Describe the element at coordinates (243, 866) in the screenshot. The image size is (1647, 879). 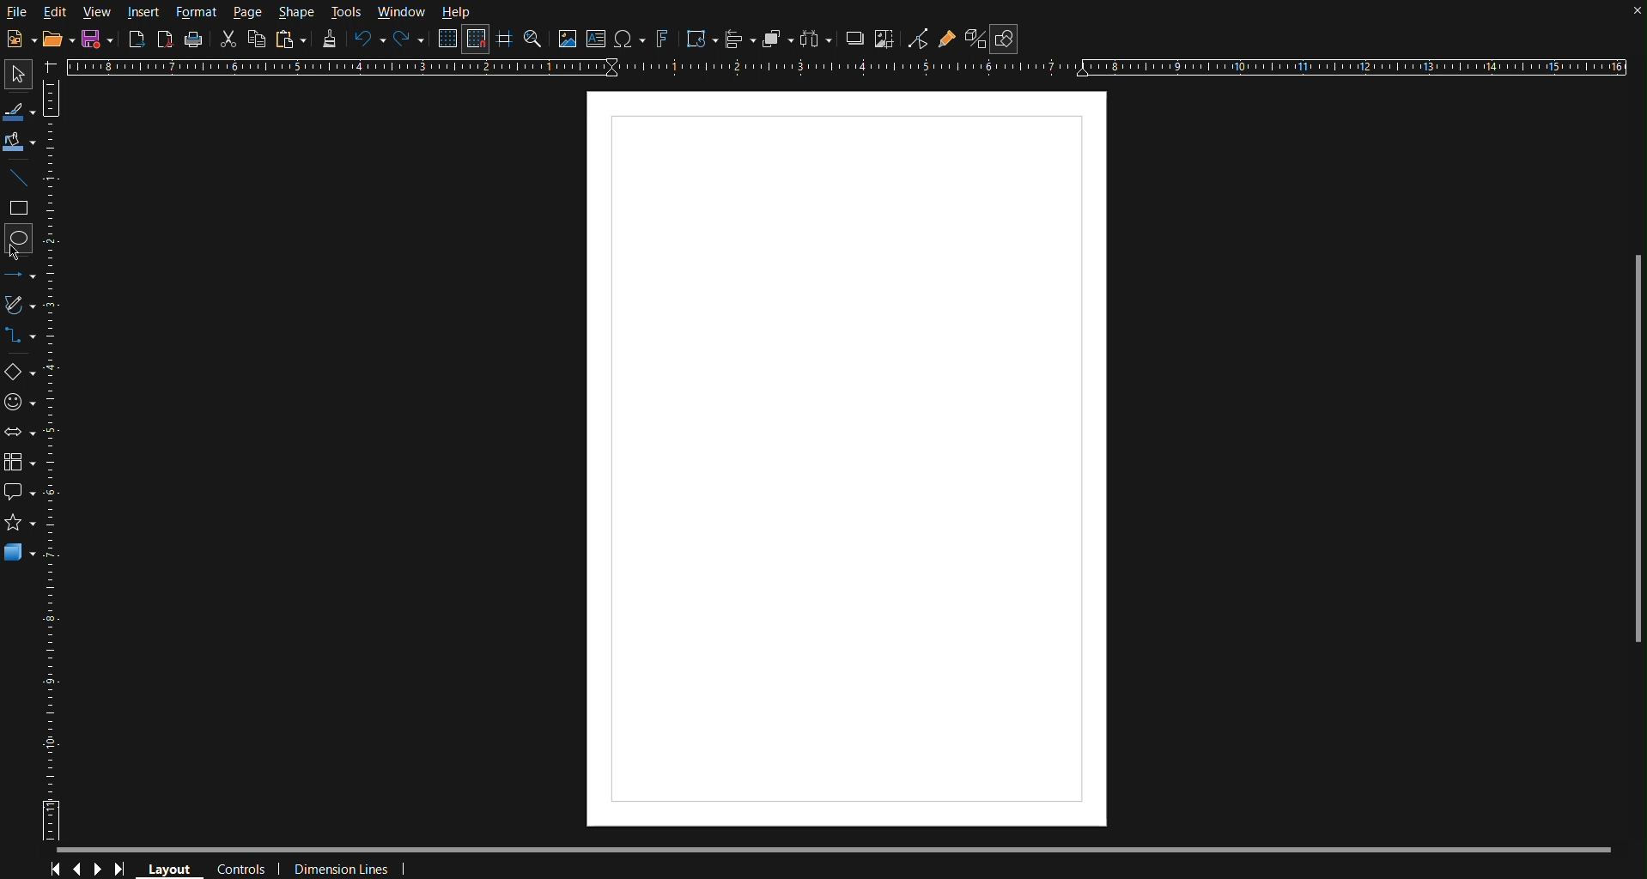
I see `Controls` at that location.